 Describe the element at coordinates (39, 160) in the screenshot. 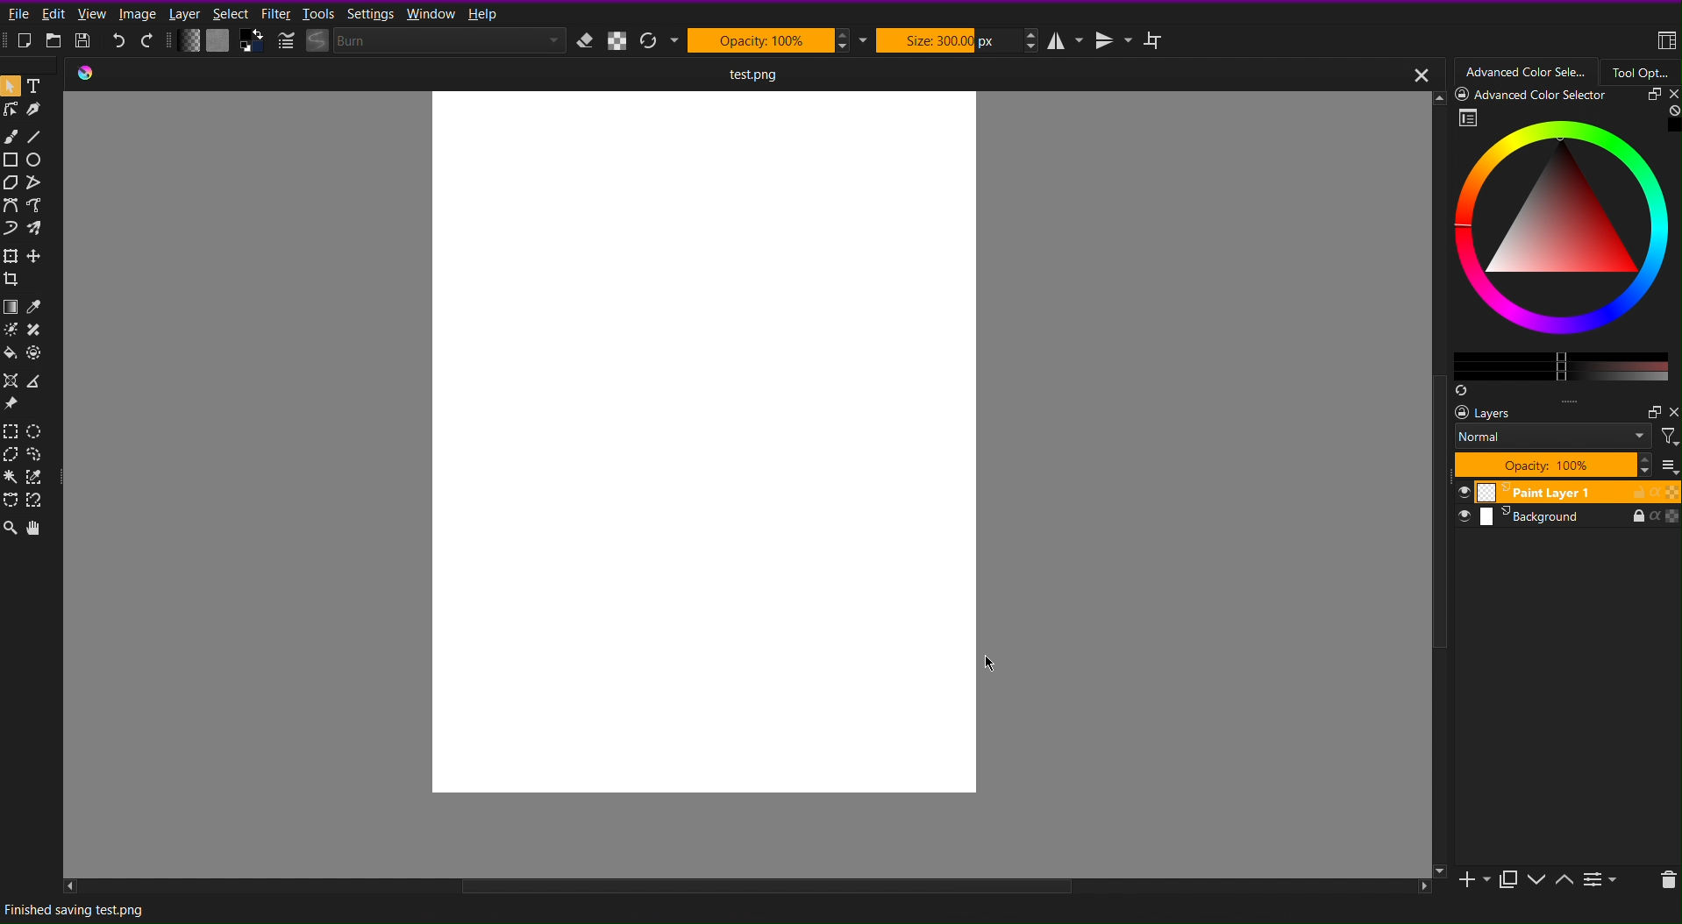

I see `Circle` at that location.